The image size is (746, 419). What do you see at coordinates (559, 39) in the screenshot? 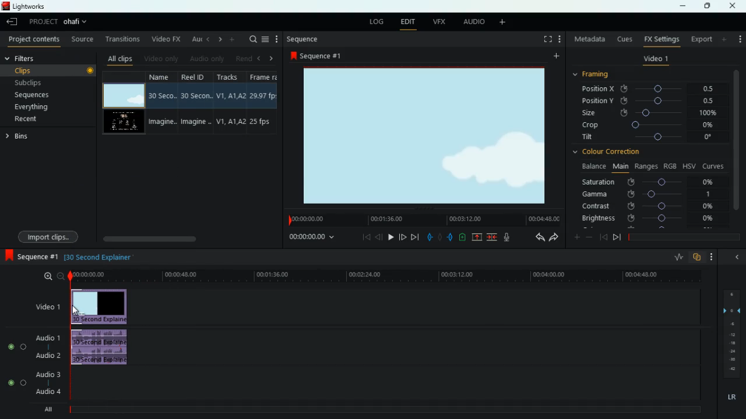
I see `add` at bounding box center [559, 39].